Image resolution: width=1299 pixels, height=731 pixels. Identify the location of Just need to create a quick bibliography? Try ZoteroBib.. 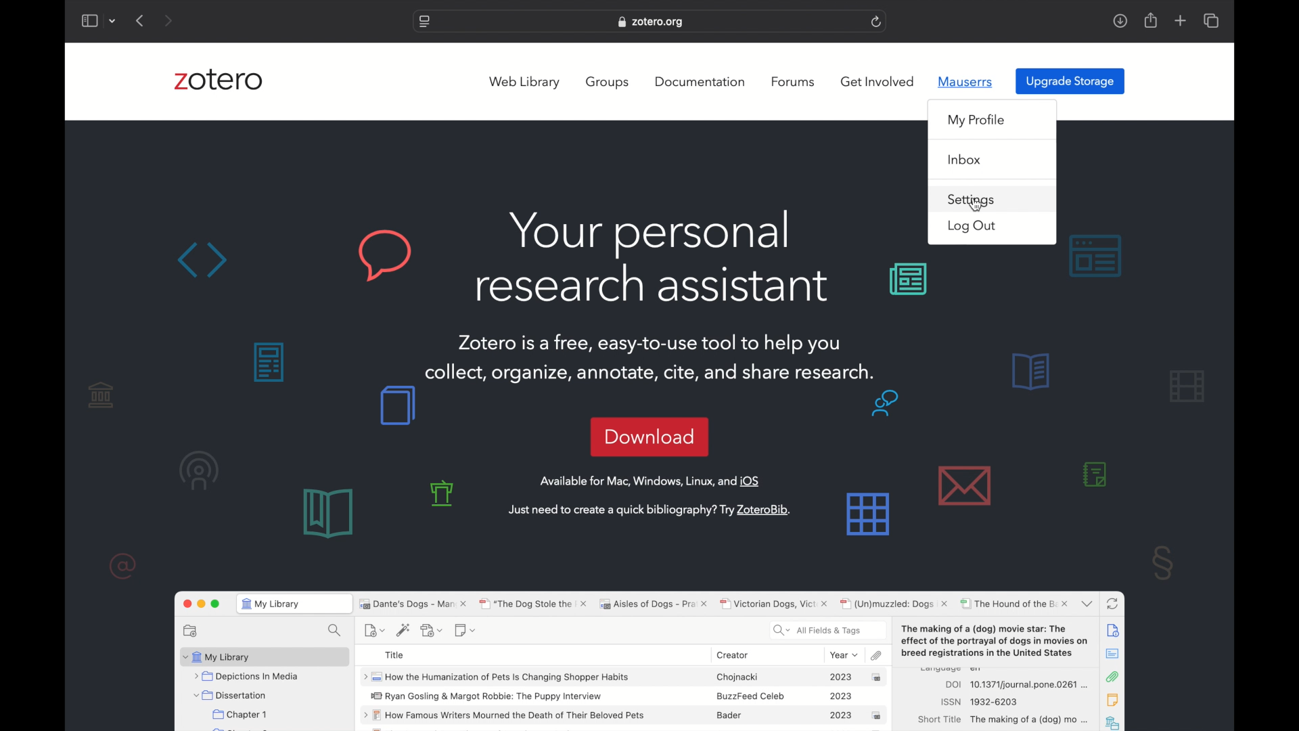
(655, 515).